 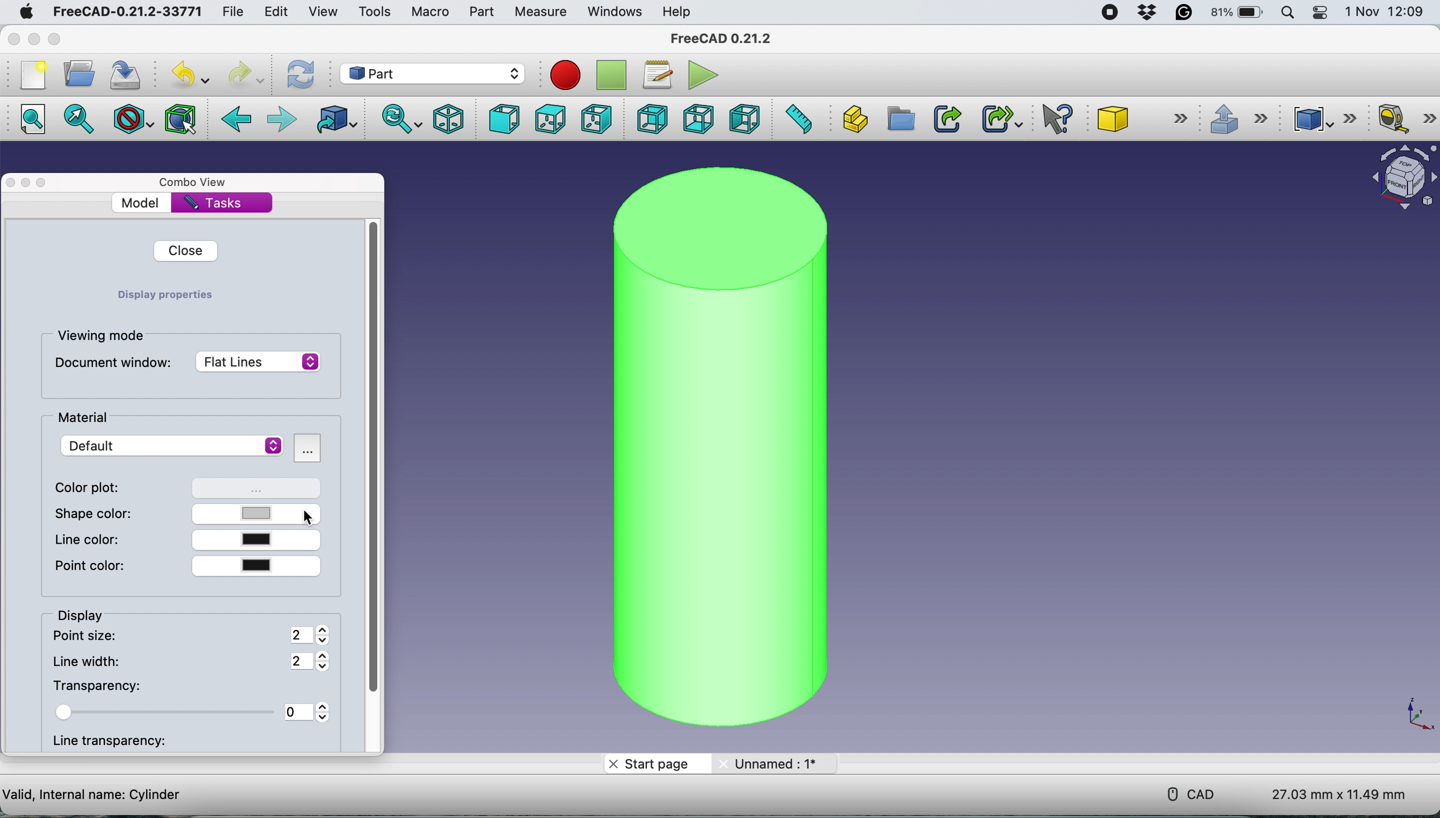 What do you see at coordinates (433, 13) in the screenshot?
I see `macro` at bounding box center [433, 13].